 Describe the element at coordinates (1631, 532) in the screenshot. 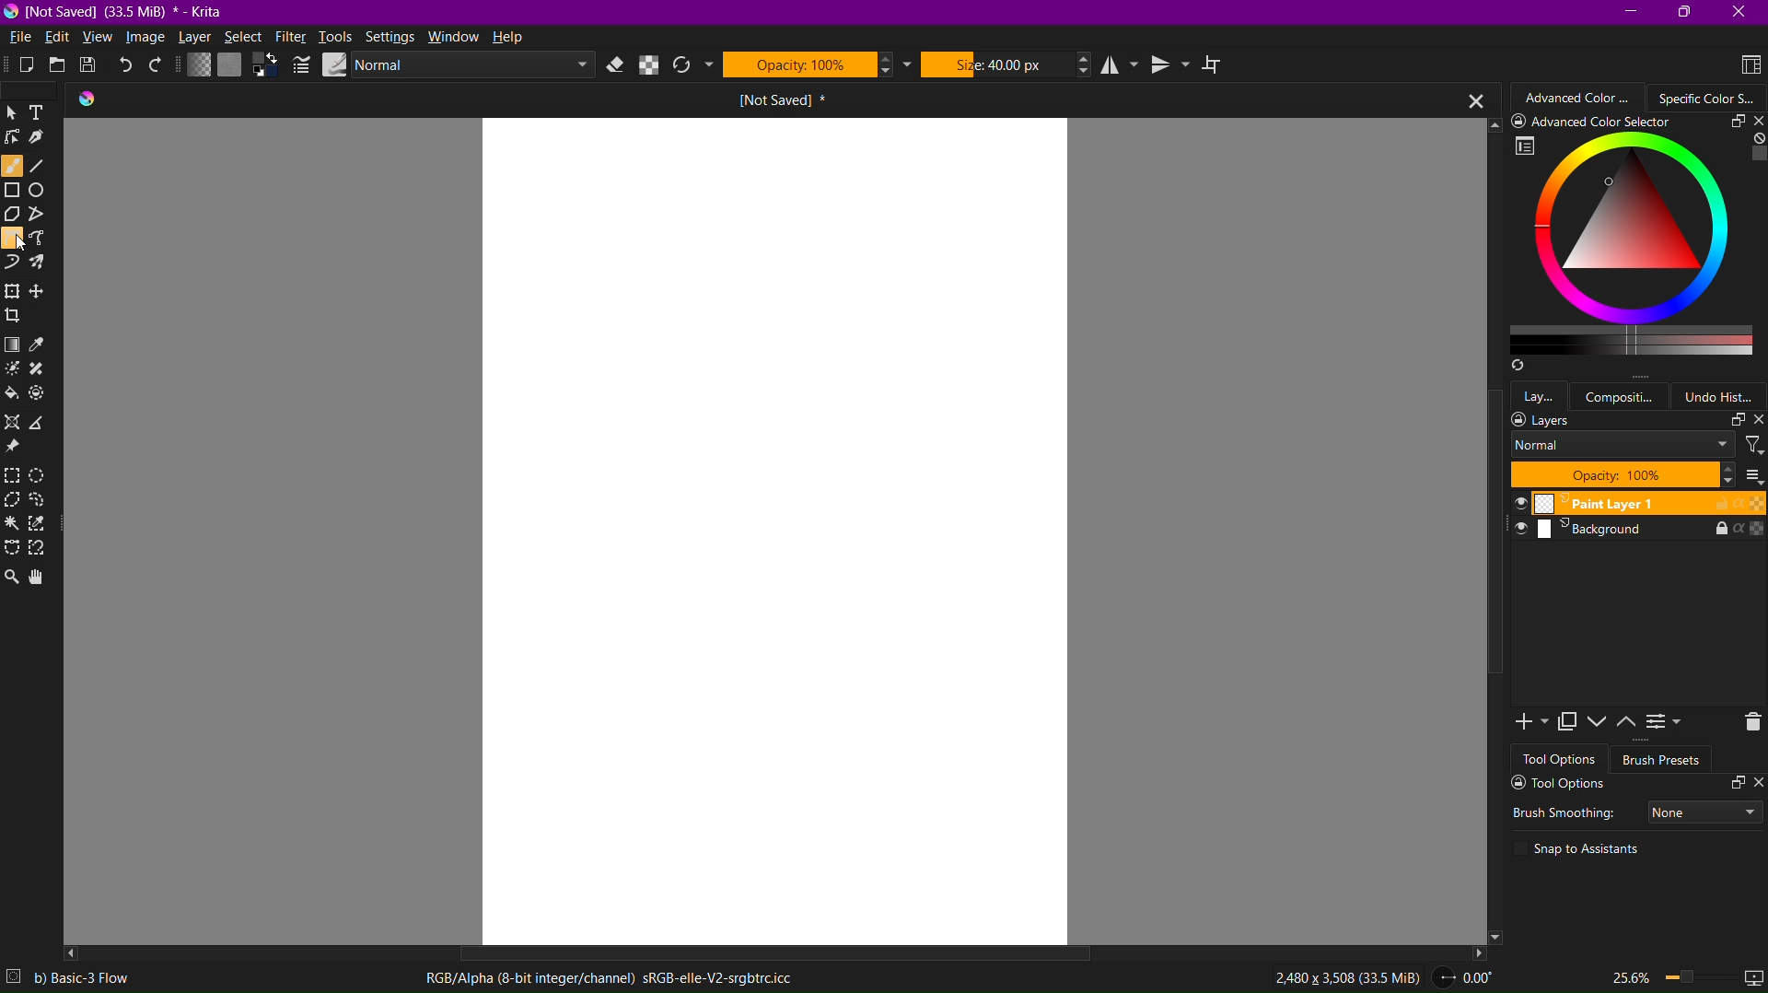

I see `Background ` at that location.